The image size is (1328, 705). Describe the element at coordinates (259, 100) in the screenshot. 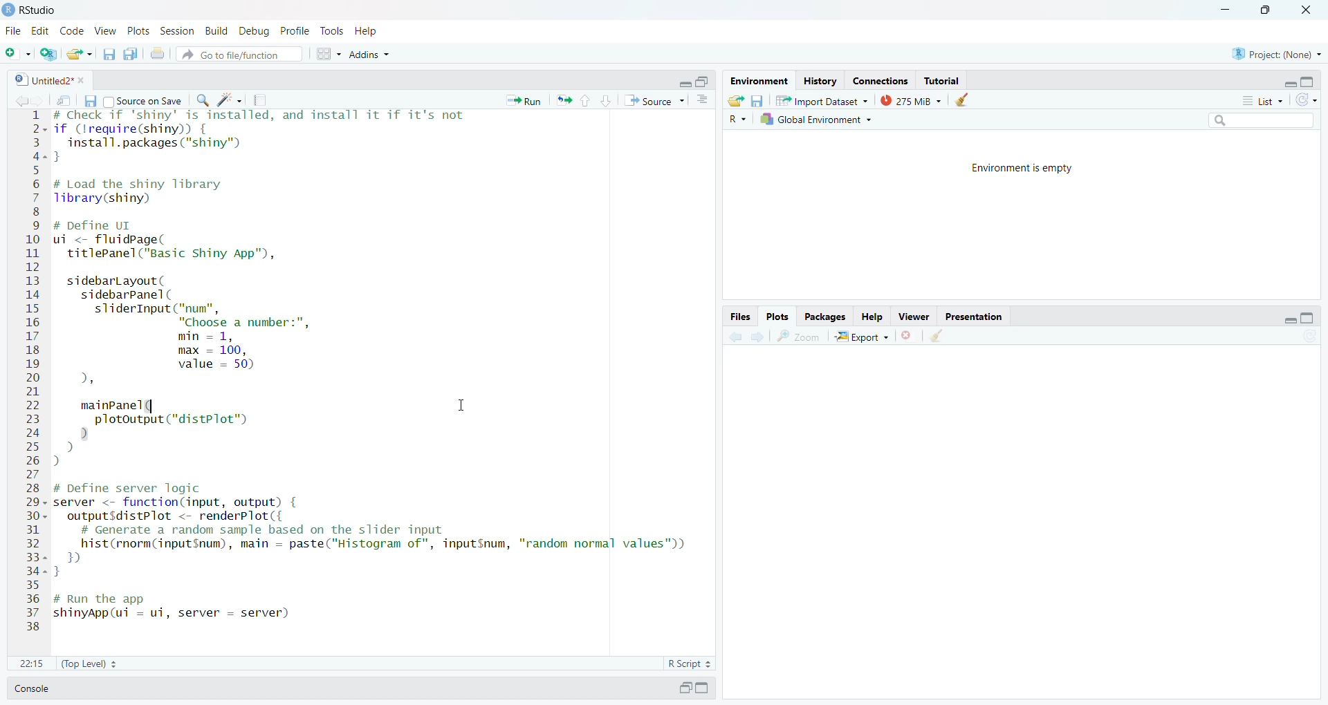

I see `compile report` at that location.